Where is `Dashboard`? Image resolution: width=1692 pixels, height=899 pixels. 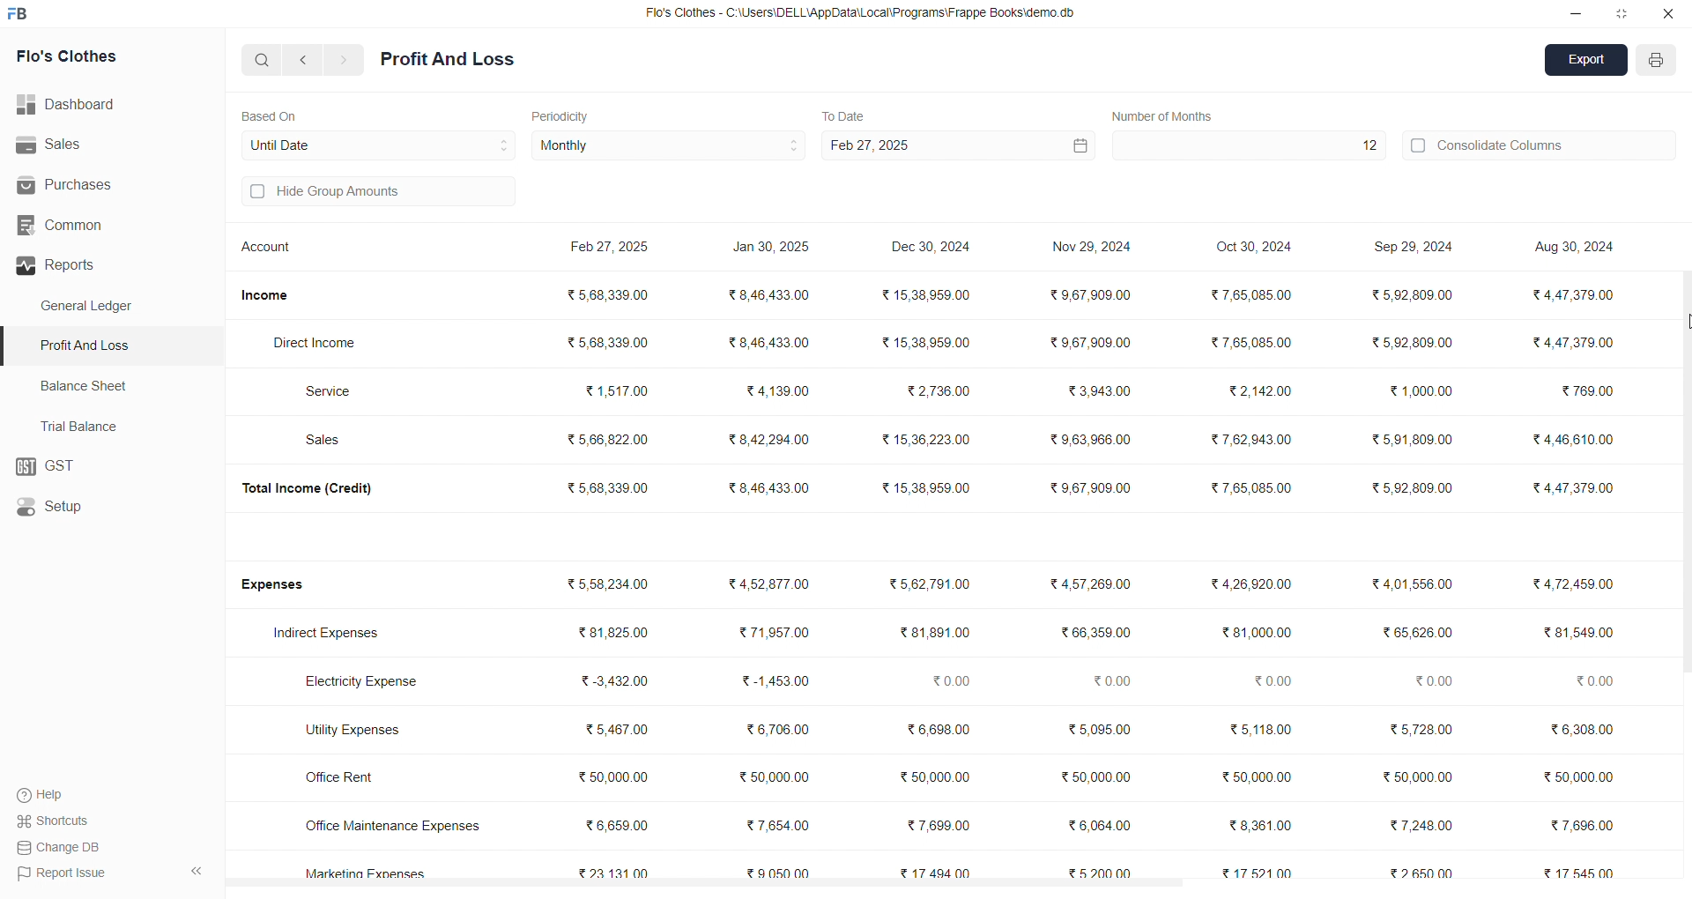
Dashboard is located at coordinates (75, 105).